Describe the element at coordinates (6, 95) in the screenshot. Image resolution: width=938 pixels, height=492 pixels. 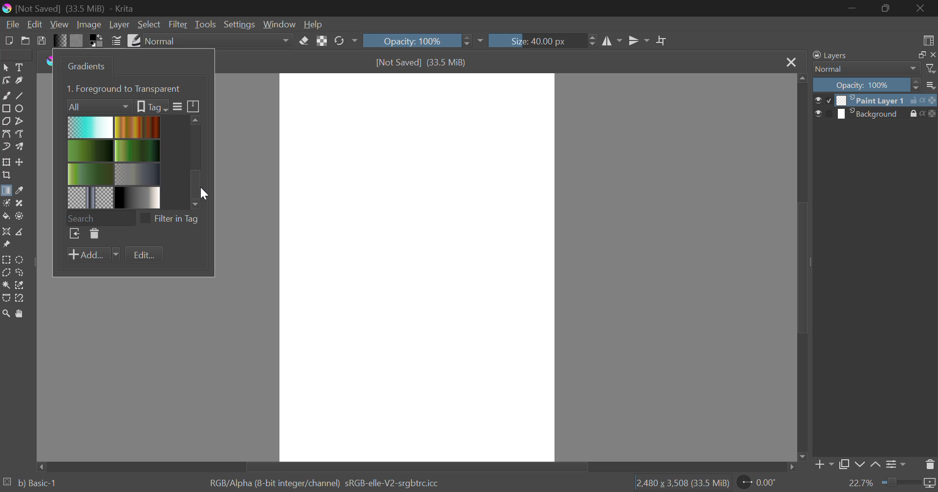
I see `Freehand` at that location.